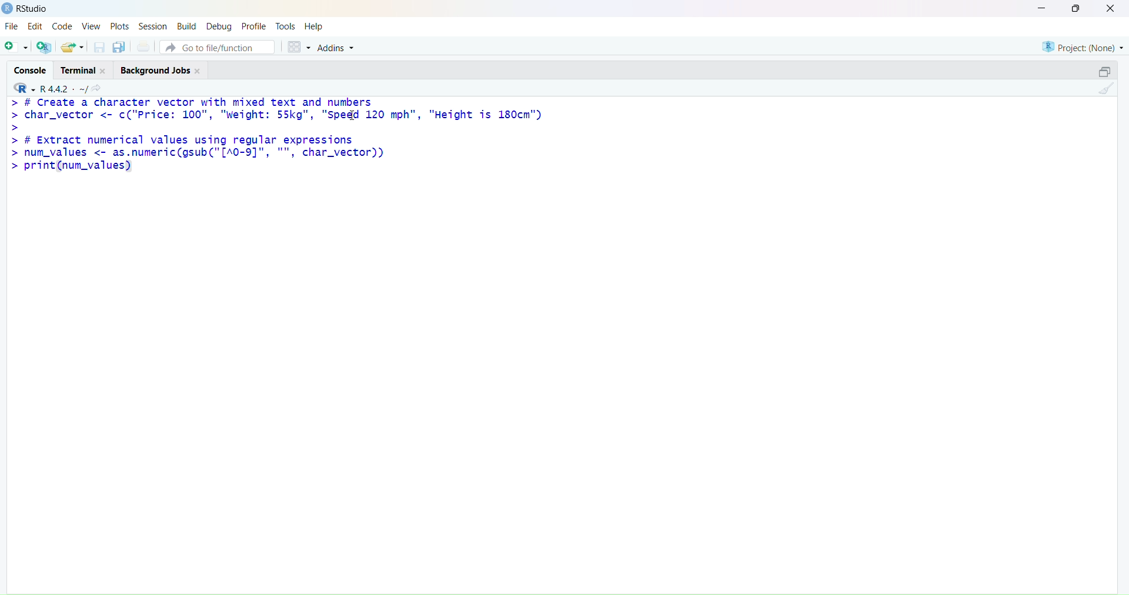  Describe the element at coordinates (31, 71) in the screenshot. I see `cosole` at that location.